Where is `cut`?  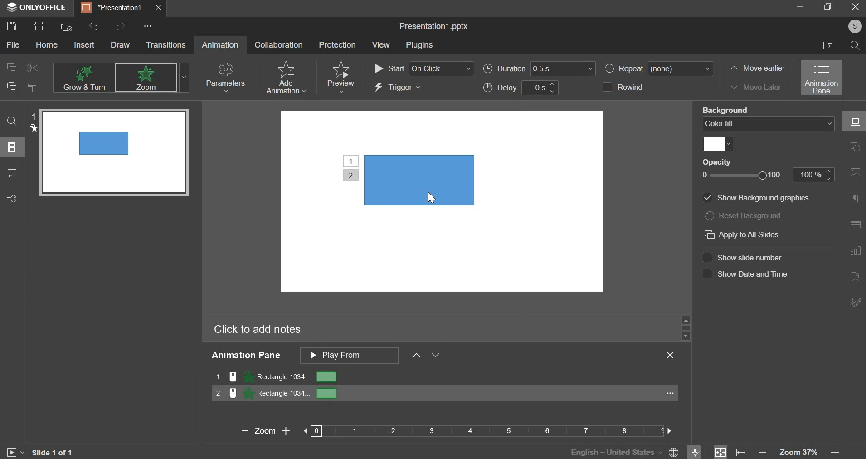
cut is located at coordinates (33, 68).